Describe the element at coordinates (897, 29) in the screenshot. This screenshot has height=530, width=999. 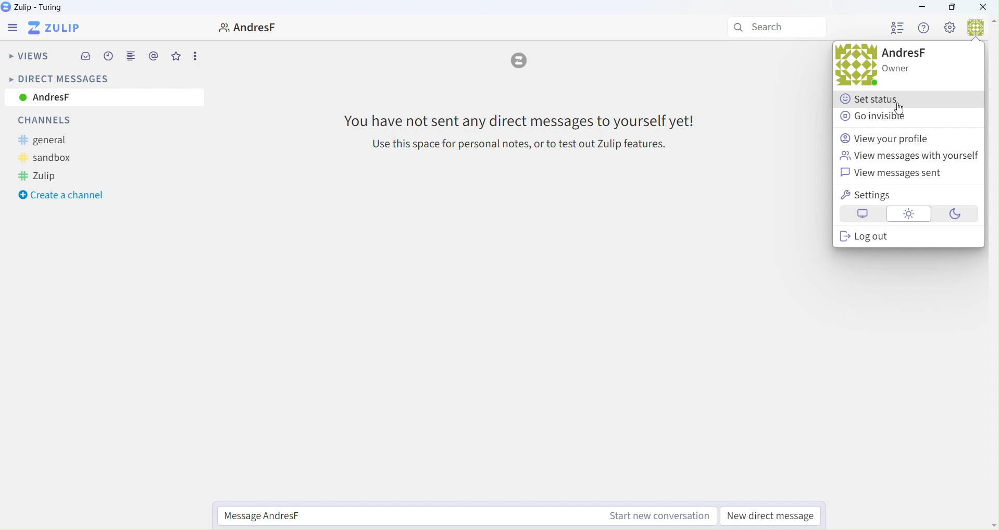
I see `Users` at that location.